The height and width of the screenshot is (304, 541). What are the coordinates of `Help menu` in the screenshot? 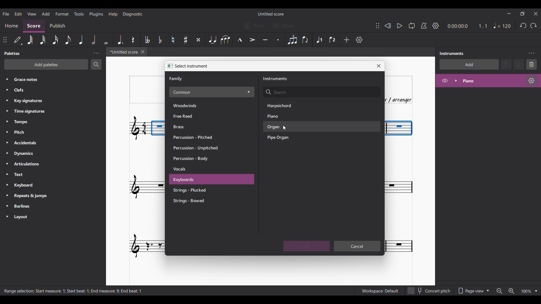 It's located at (114, 14).